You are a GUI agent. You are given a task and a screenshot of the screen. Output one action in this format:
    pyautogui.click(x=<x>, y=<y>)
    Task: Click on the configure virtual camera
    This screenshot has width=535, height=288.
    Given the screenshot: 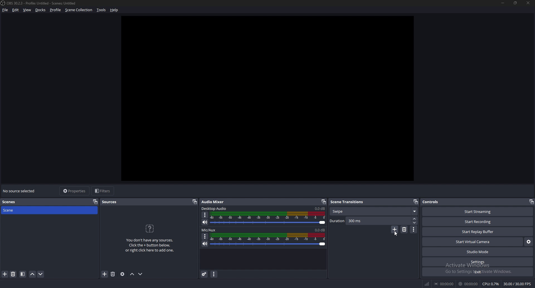 What is the action you would take?
    pyautogui.click(x=529, y=242)
    